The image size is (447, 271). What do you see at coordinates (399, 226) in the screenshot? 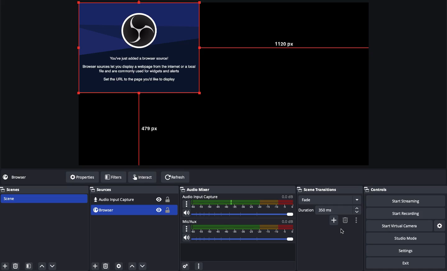
I see `Start virtual camera` at bounding box center [399, 226].